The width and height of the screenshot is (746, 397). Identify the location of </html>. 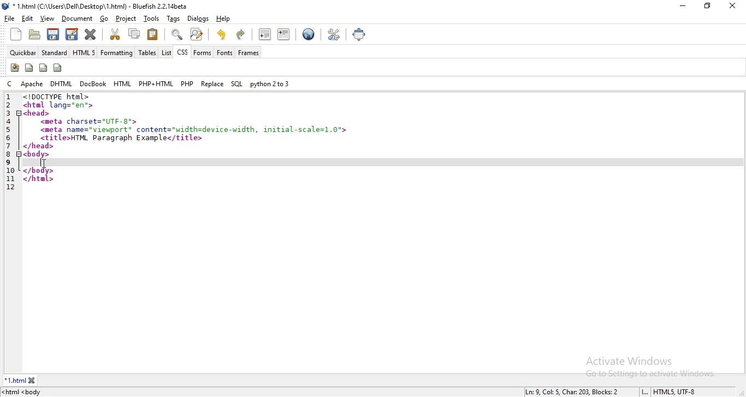
(38, 179).